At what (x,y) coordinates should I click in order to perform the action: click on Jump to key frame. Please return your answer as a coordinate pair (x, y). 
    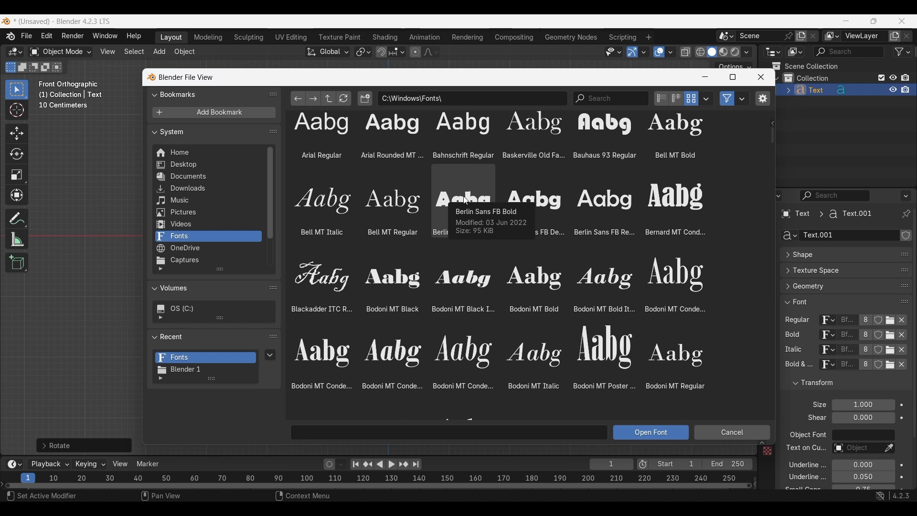
    Looking at the image, I should click on (368, 464).